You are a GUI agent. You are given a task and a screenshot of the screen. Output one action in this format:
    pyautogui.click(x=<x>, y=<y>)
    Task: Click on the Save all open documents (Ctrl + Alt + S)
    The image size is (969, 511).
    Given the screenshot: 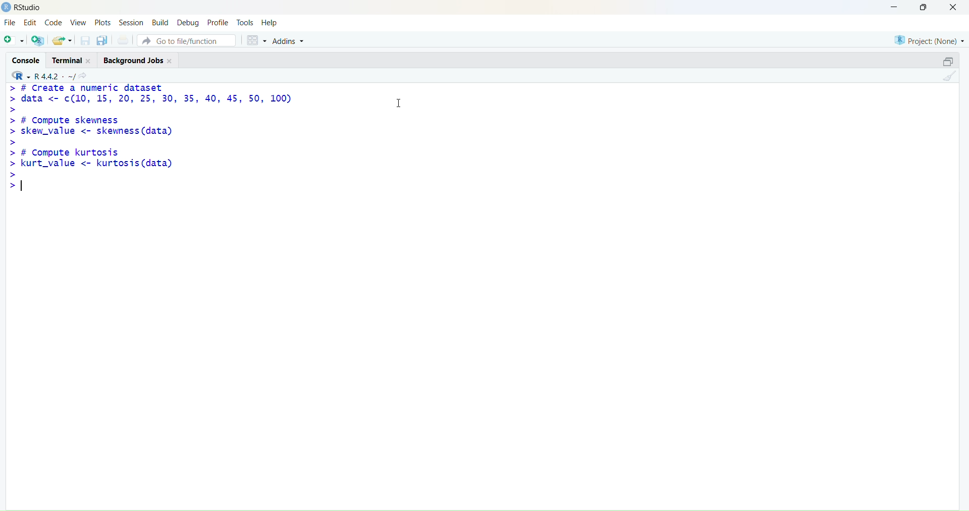 What is the action you would take?
    pyautogui.click(x=102, y=41)
    